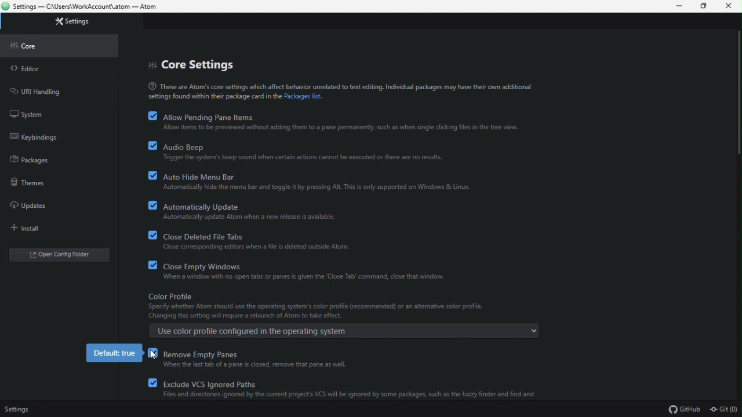  Describe the element at coordinates (150, 357) in the screenshot. I see `Cursor` at that location.